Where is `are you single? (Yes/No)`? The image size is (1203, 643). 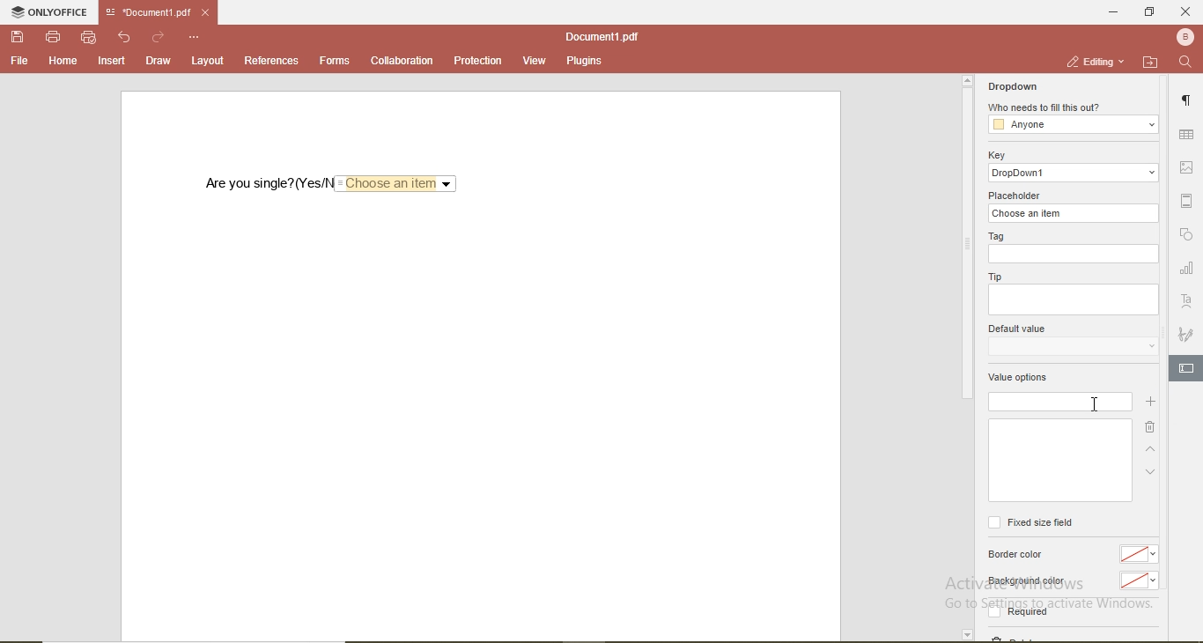
are you single? (Yes/No) is located at coordinates (268, 184).